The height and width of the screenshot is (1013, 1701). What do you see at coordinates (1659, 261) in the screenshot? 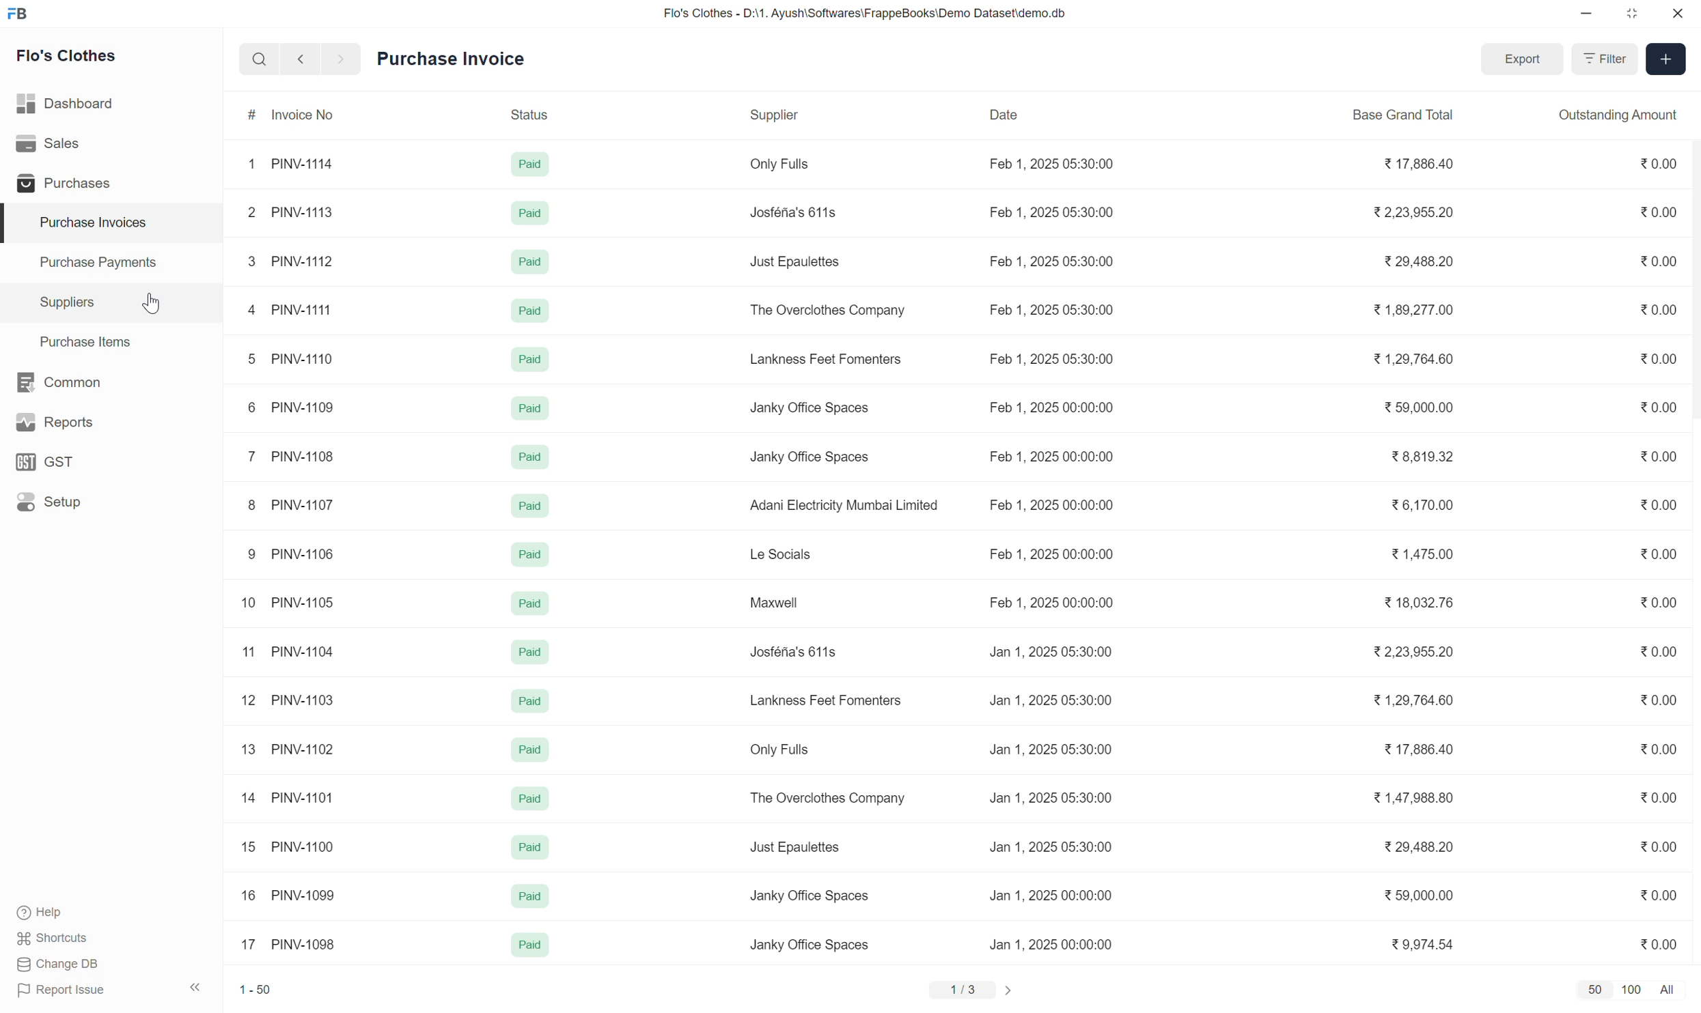
I see `0.00` at bounding box center [1659, 261].